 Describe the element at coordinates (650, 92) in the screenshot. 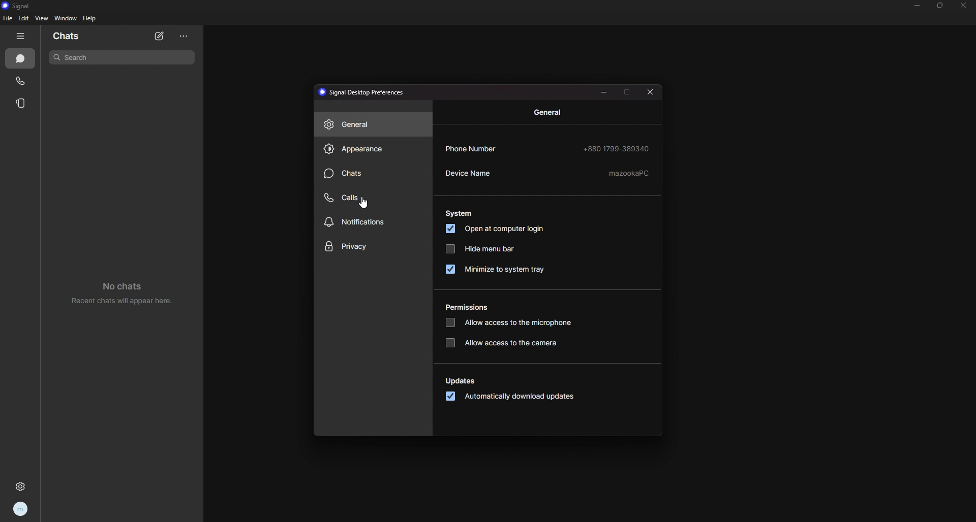

I see `close` at that location.